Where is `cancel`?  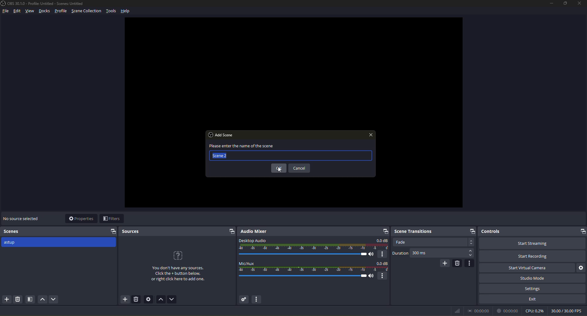
cancel is located at coordinates (300, 168).